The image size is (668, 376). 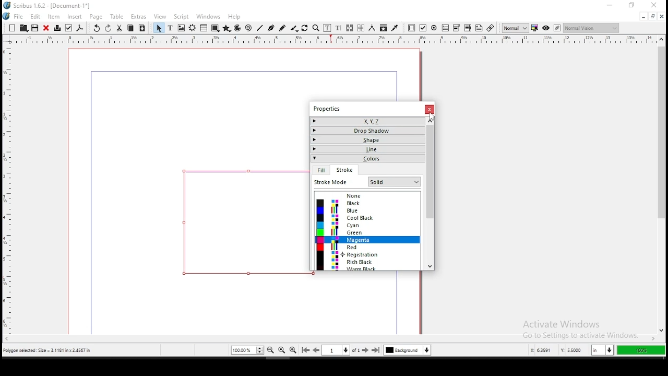 What do you see at coordinates (423, 28) in the screenshot?
I see `pdf checkbox` at bounding box center [423, 28].